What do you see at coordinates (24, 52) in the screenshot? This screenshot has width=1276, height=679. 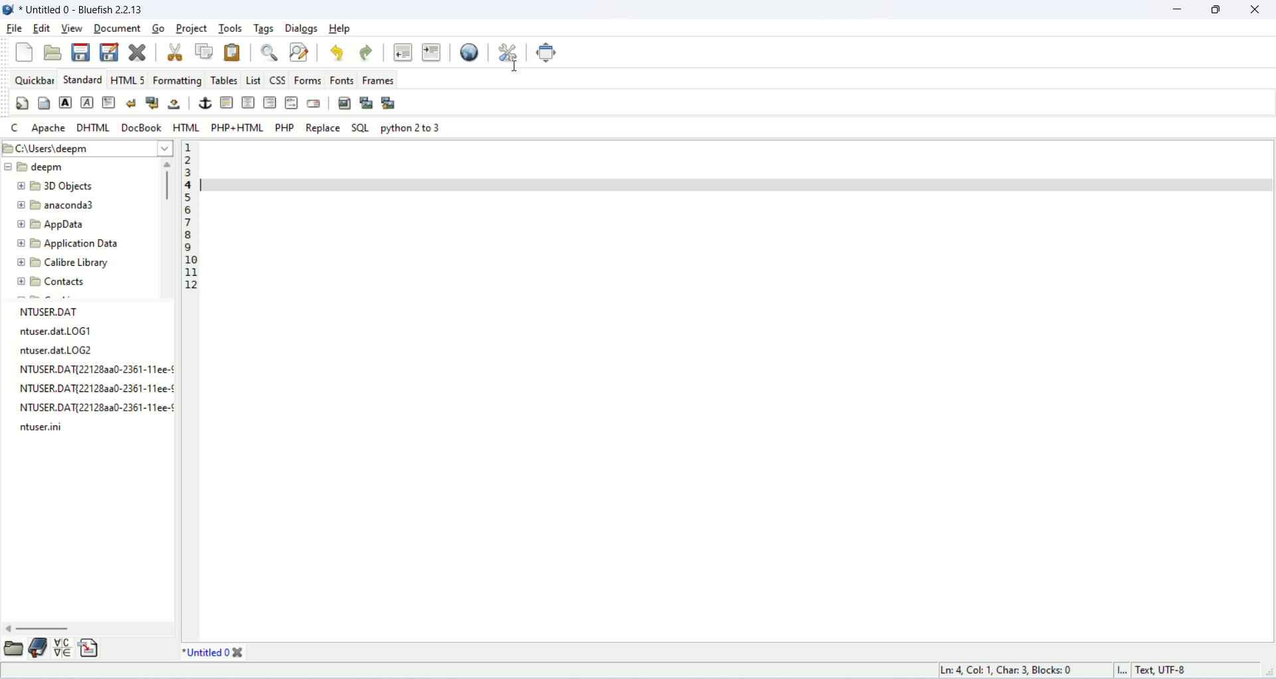 I see `new` at bounding box center [24, 52].